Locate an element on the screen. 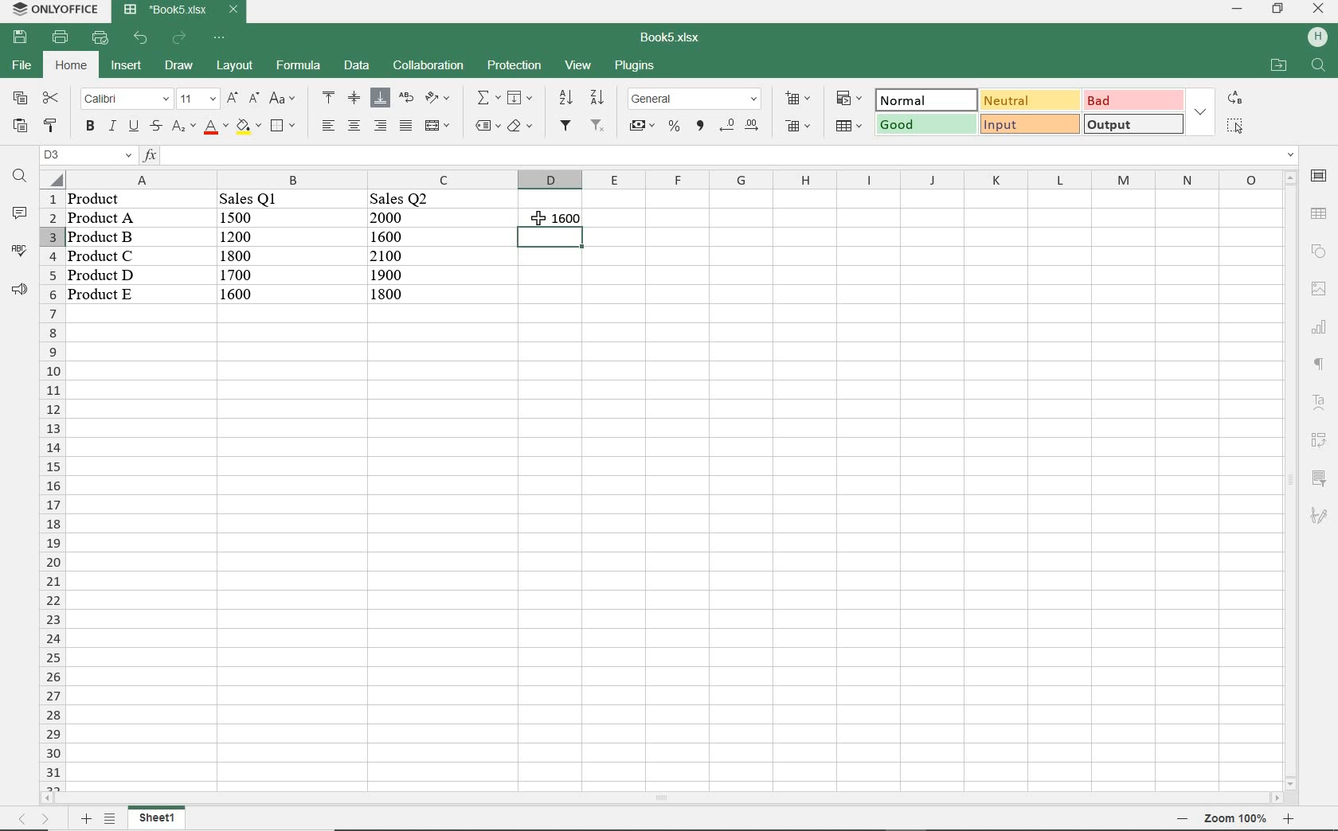 This screenshot has height=831, width=1338. increment font size is located at coordinates (231, 98).